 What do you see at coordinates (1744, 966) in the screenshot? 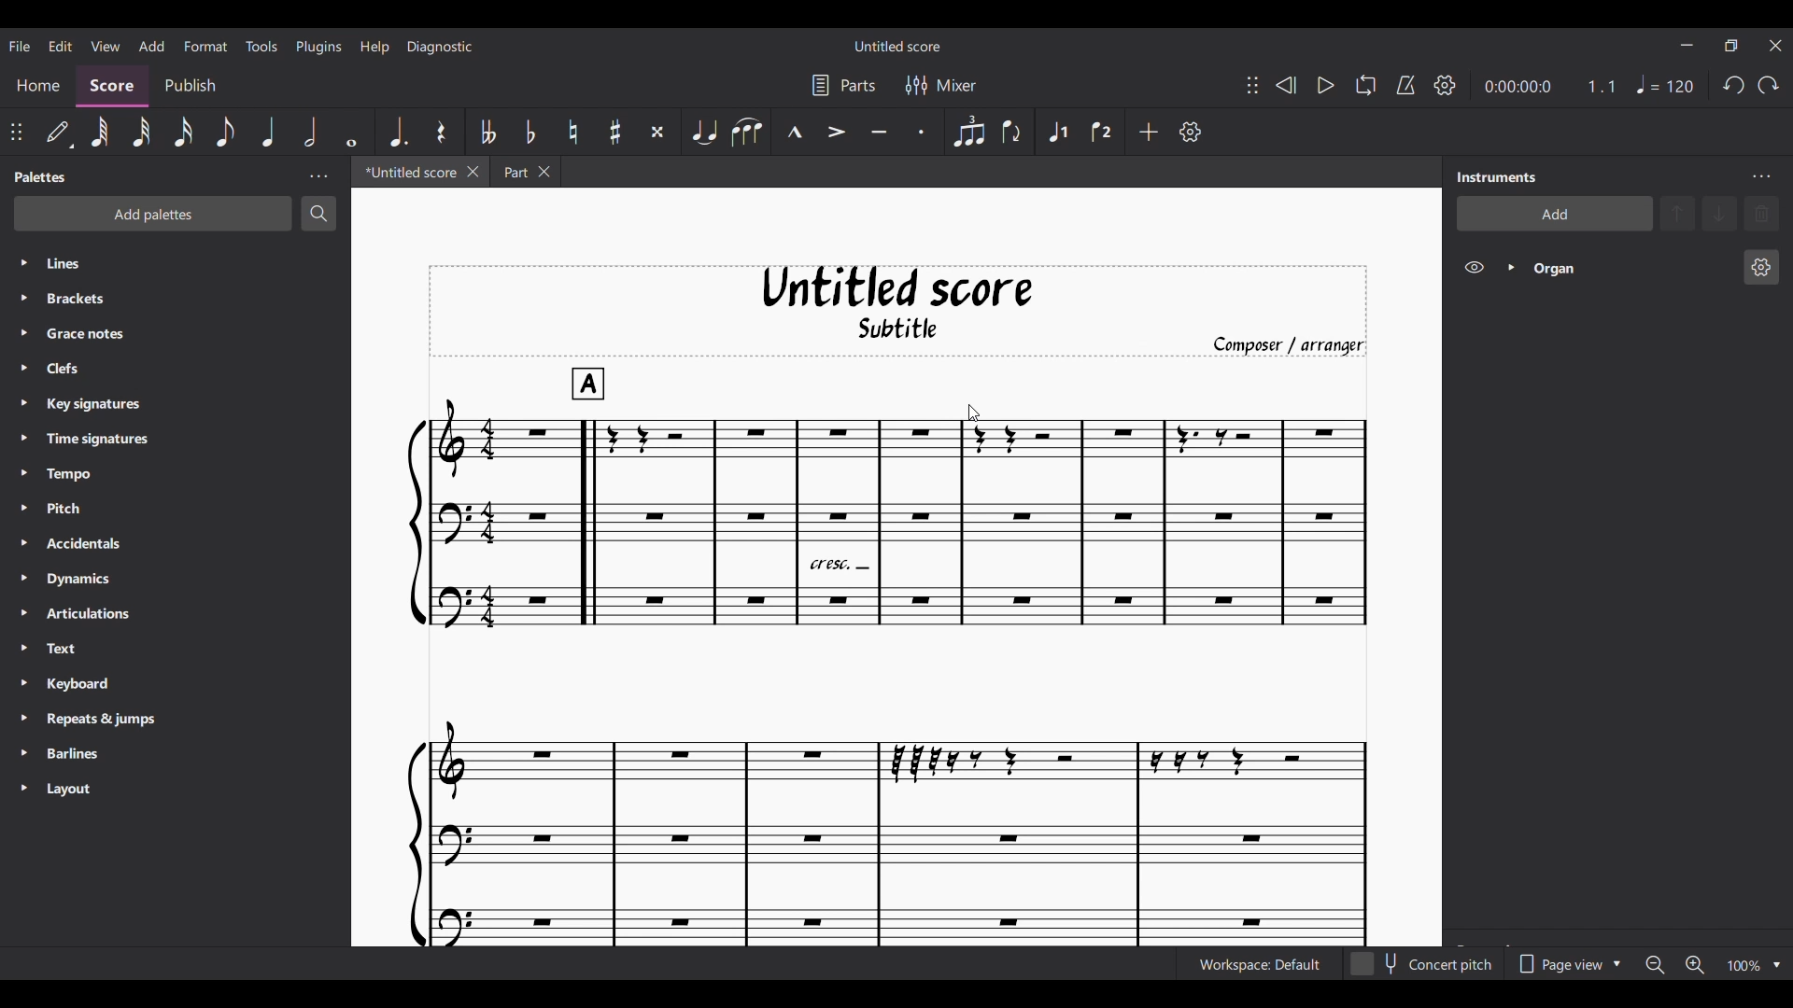
I see `Current zoom factor` at bounding box center [1744, 966].